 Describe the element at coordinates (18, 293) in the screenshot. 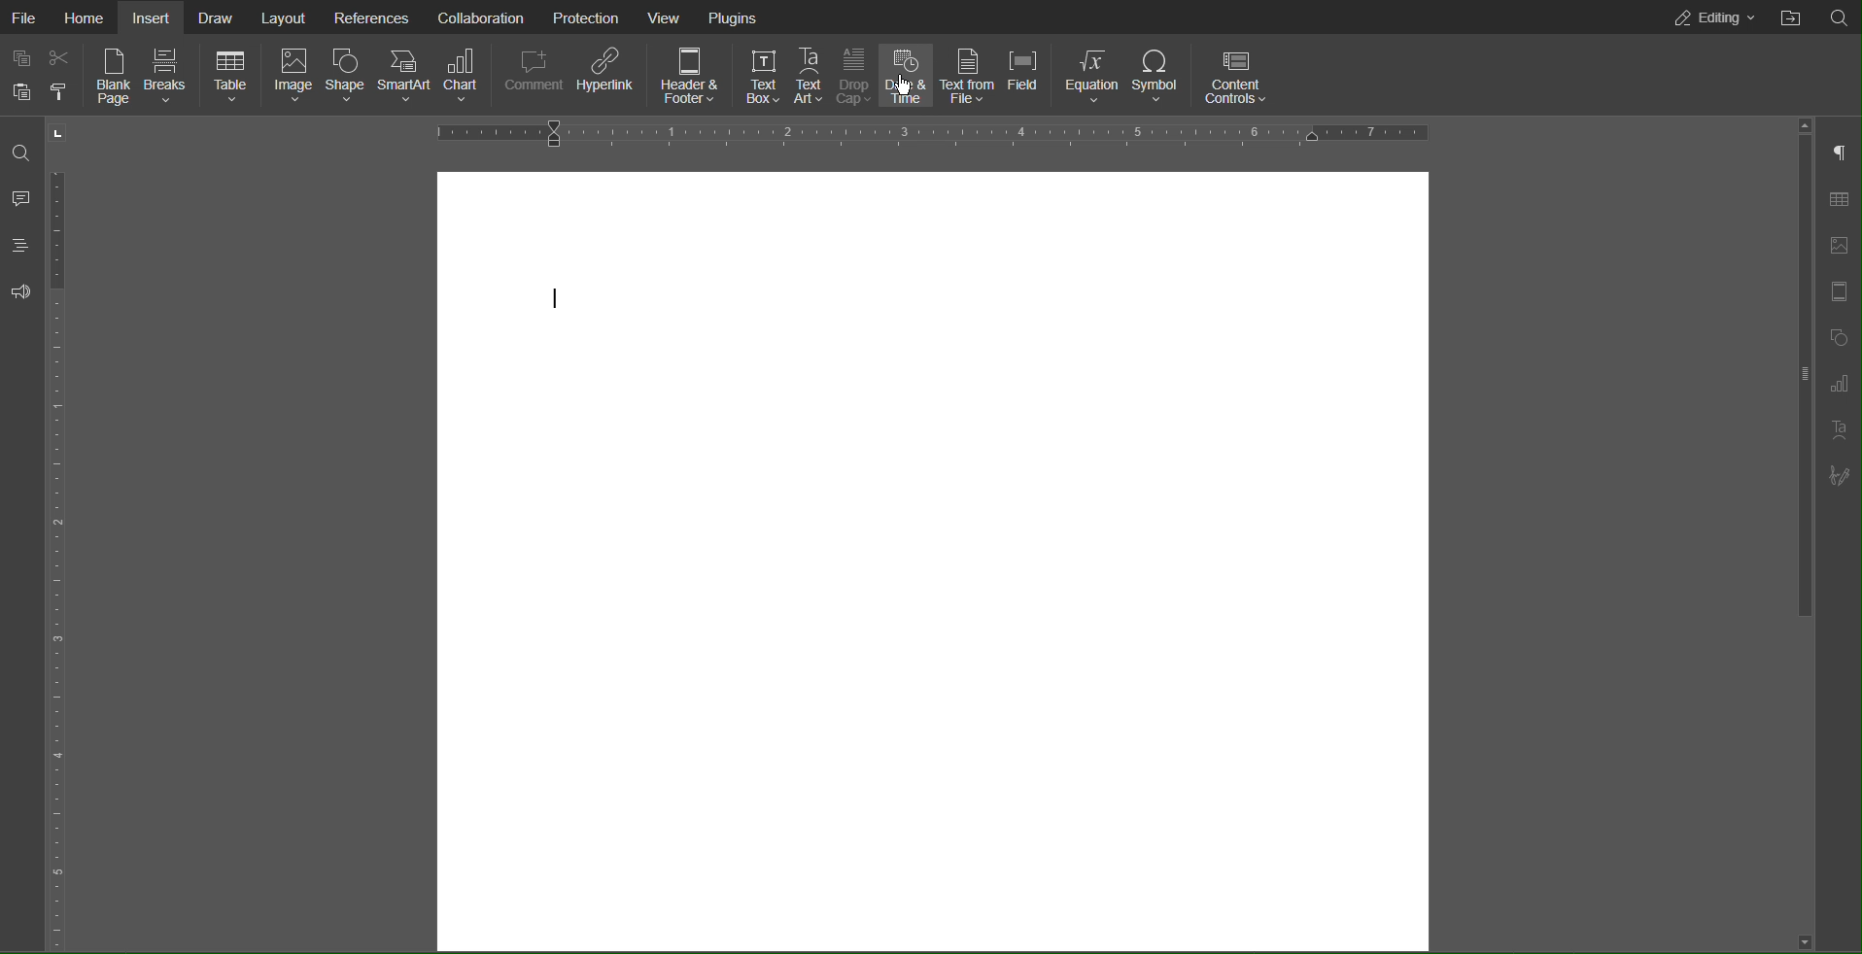

I see `Feedback and Support` at that location.